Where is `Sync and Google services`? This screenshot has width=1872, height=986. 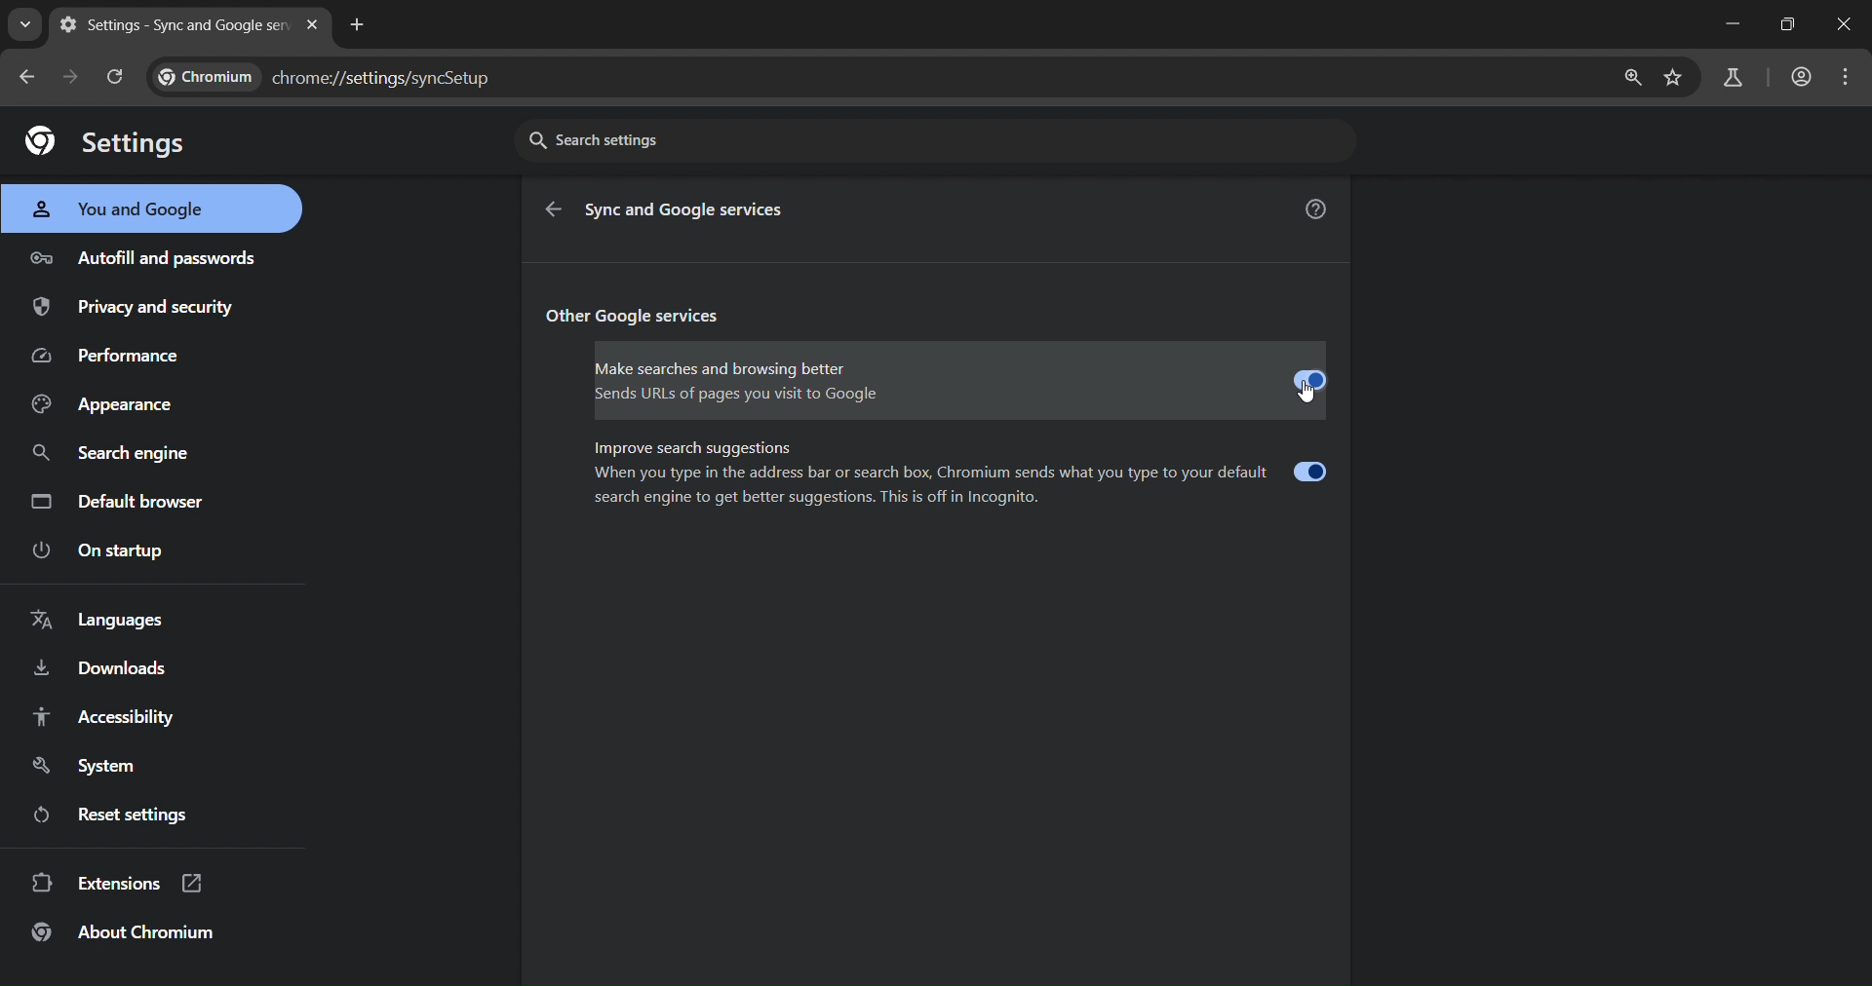
Sync and Google services is located at coordinates (689, 210).